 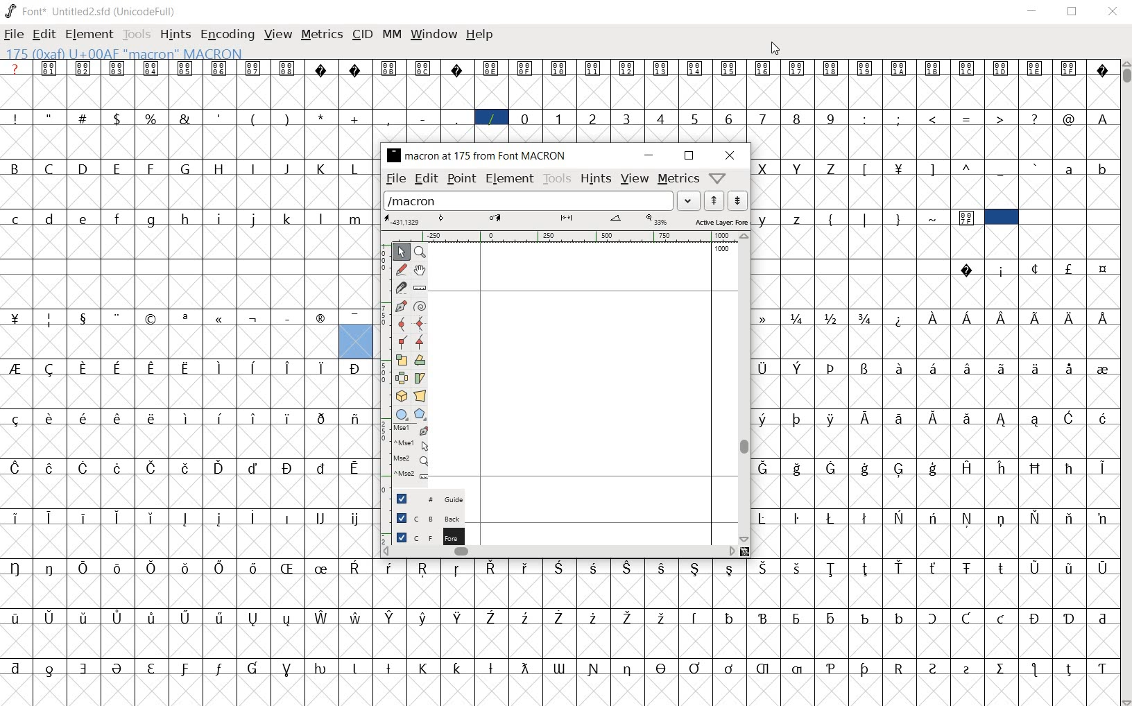 I want to click on Symbol, so click(x=968, y=318).